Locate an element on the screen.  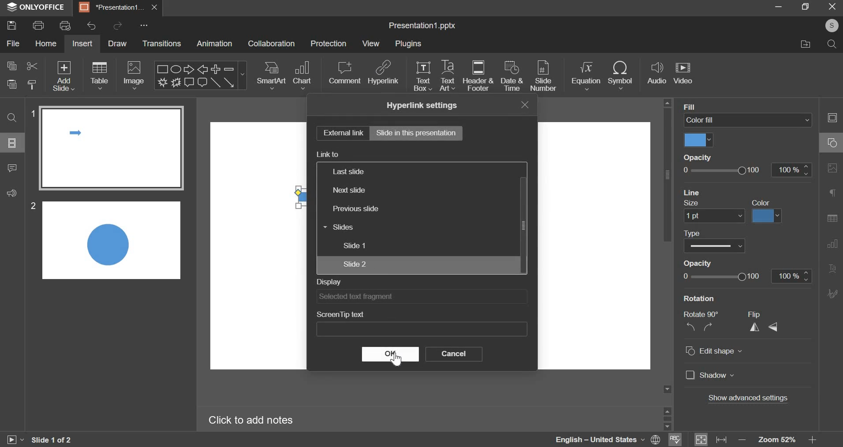
scrollbar is located at coordinates (524, 225).